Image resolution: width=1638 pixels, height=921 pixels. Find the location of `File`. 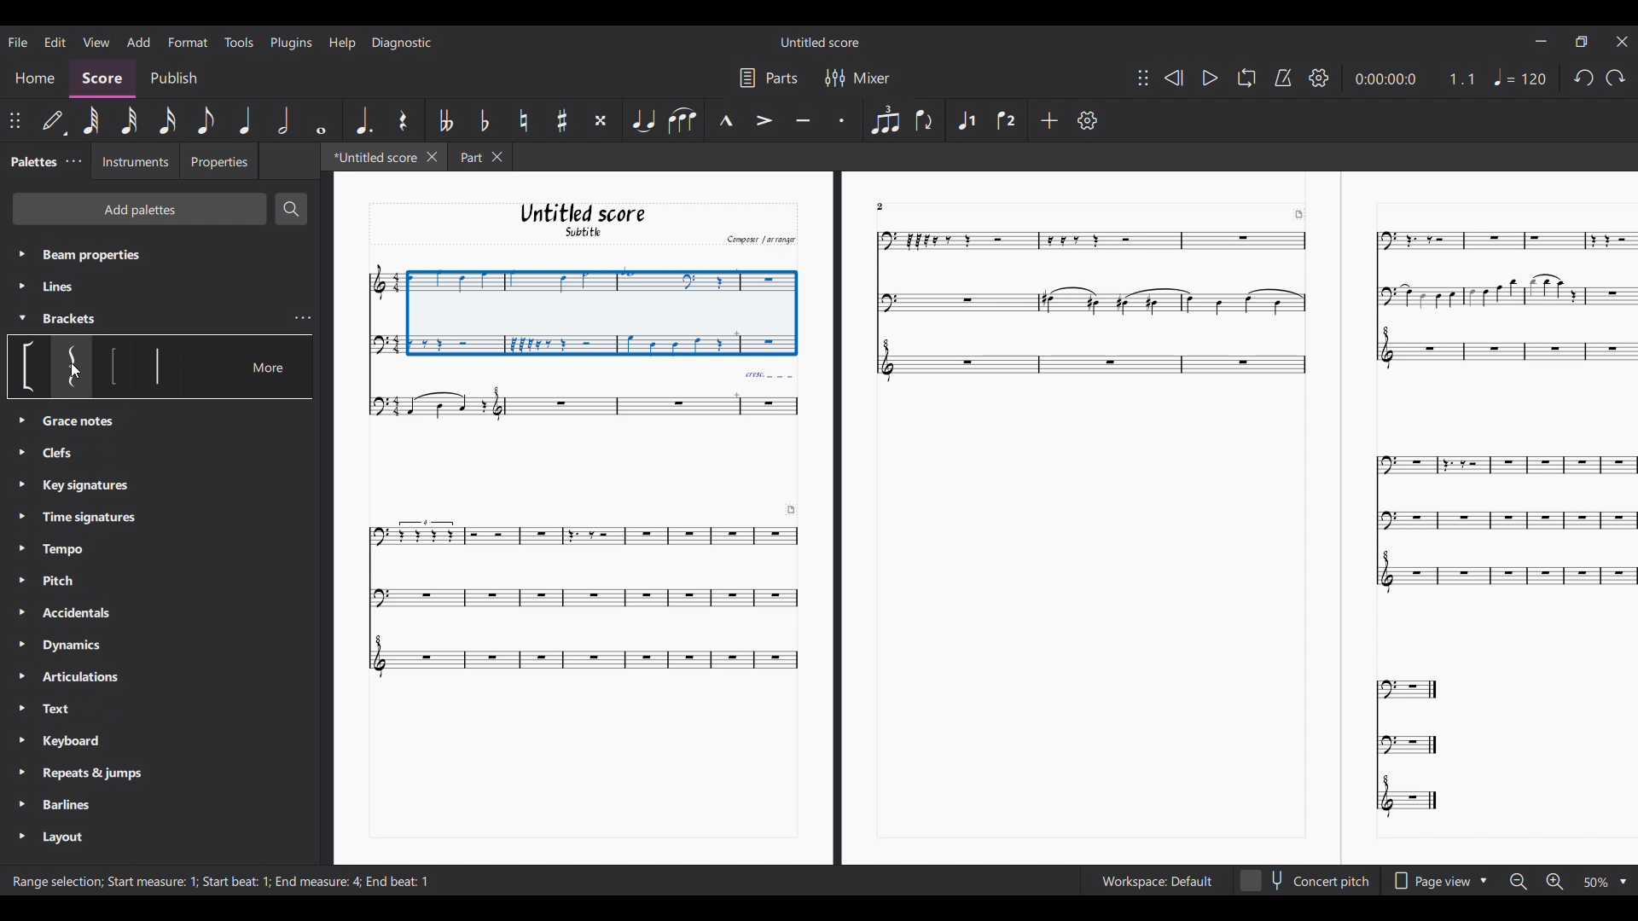

File is located at coordinates (18, 41).